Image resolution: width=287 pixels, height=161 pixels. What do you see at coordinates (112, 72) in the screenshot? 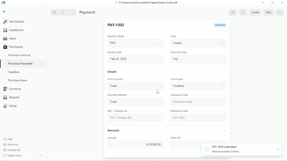
I see `Details` at bounding box center [112, 72].